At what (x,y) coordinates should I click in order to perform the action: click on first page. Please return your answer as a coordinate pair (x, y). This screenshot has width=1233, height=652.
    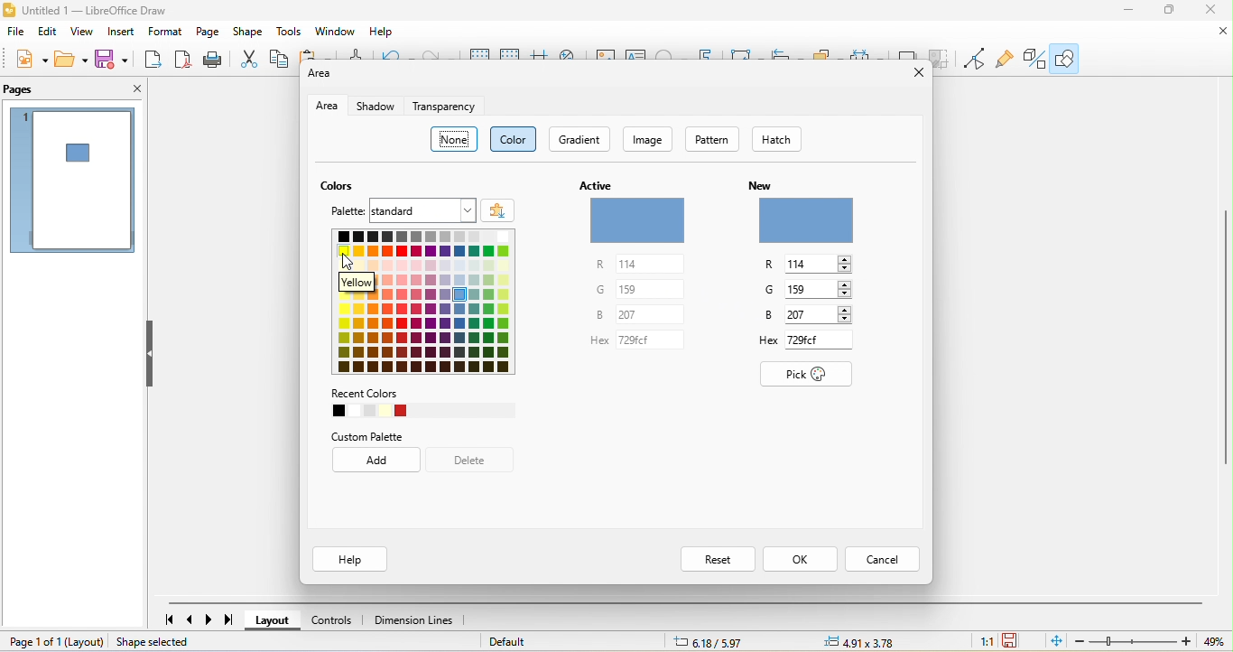
    Looking at the image, I should click on (163, 620).